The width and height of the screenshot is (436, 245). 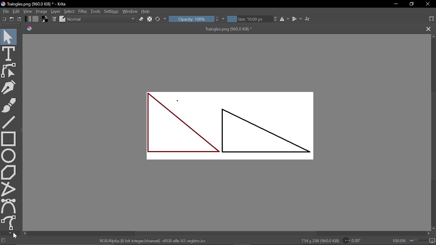 I want to click on Edit, so click(x=16, y=11).